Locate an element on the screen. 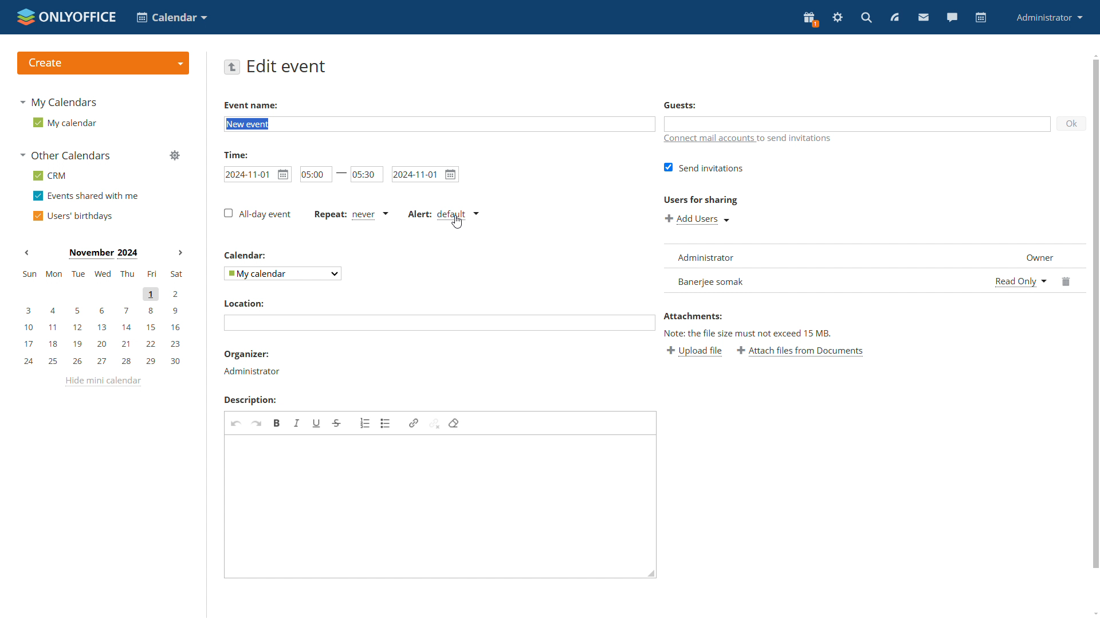 Image resolution: width=1100 pixels, height=619 pixels. Location is located at coordinates (243, 304).